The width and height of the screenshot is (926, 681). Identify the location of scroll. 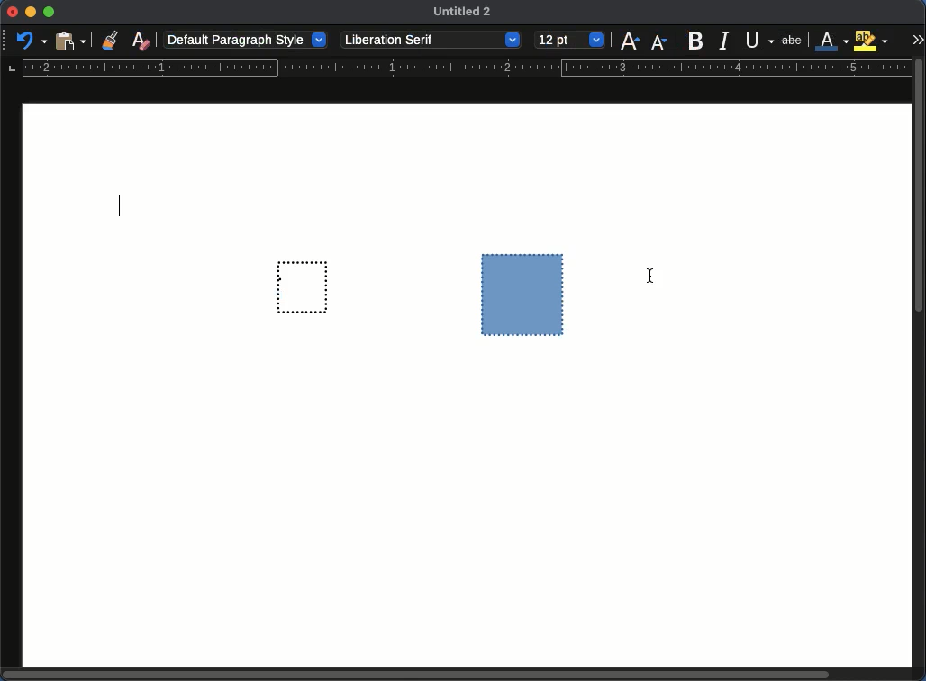
(921, 364).